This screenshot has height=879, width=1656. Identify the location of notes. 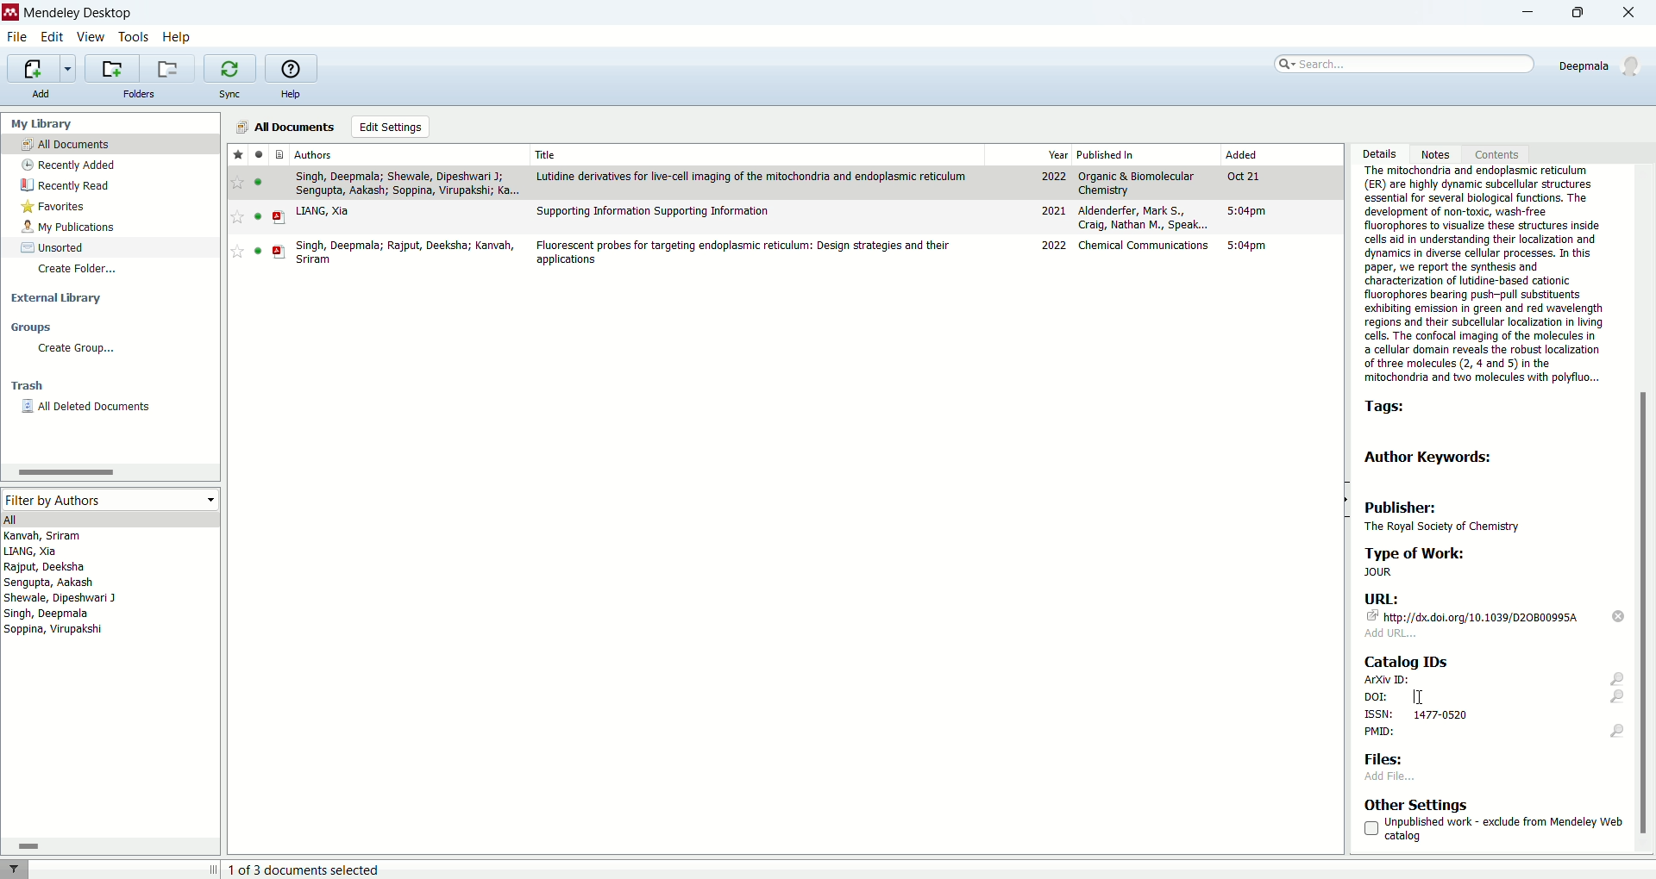
(1440, 153).